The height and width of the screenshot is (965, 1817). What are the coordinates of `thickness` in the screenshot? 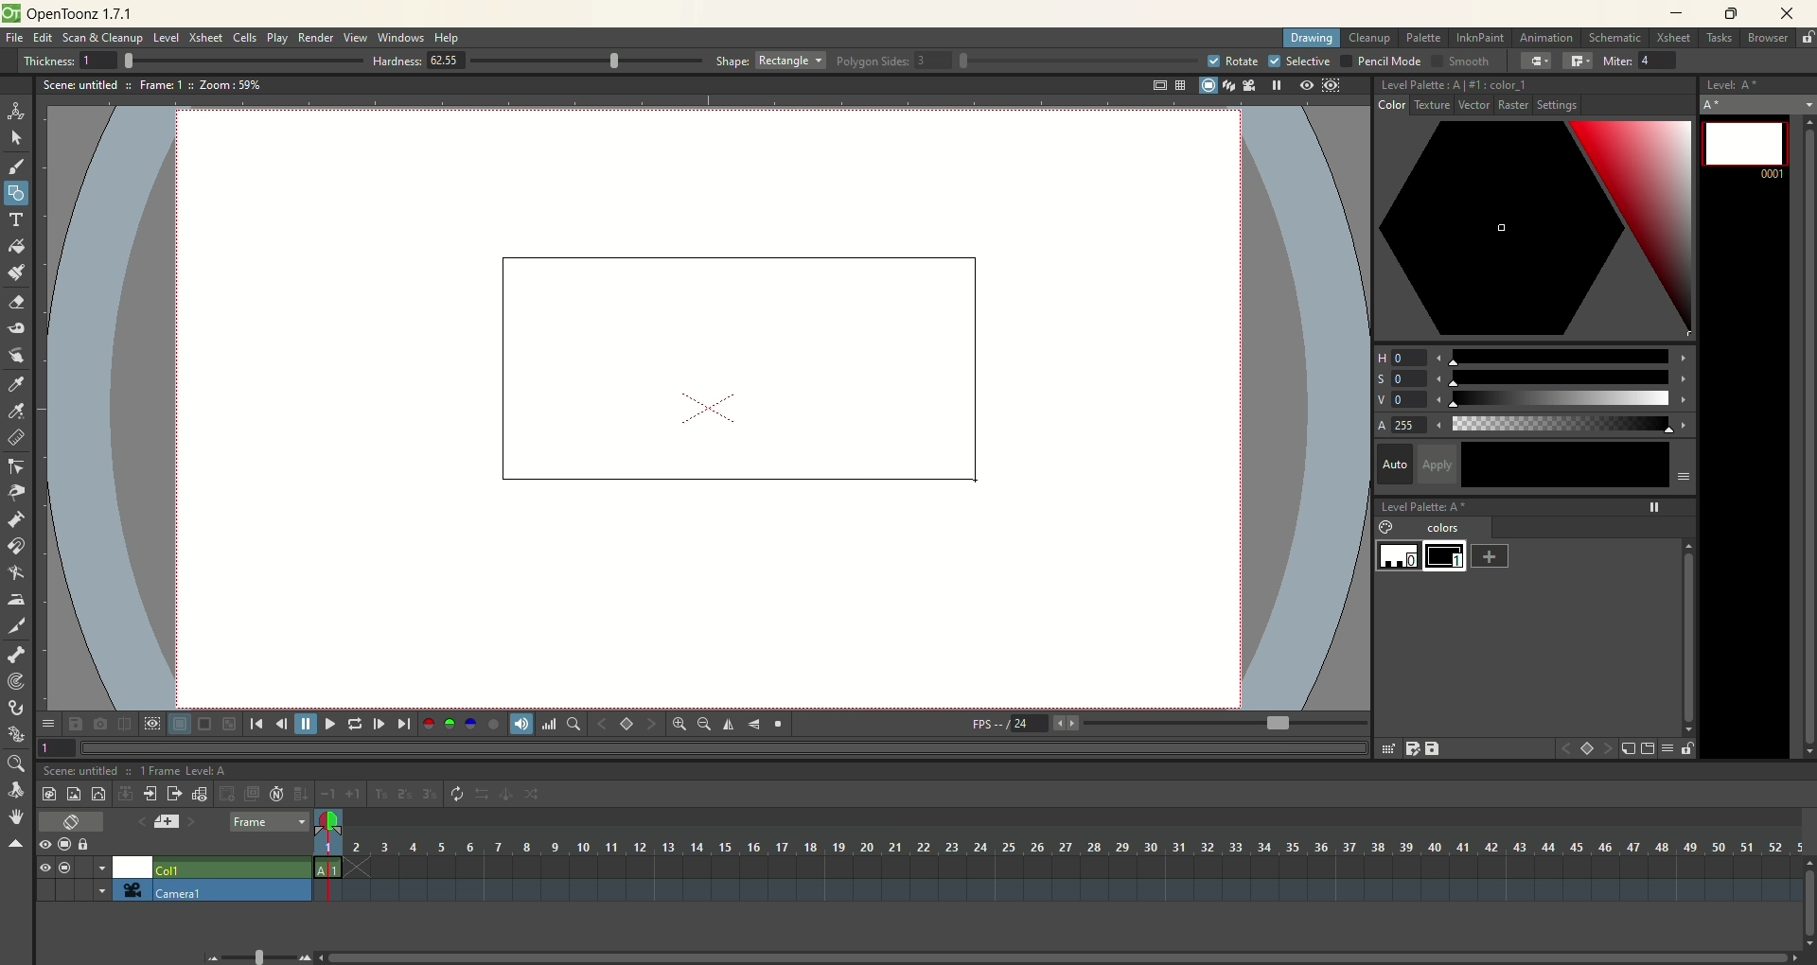 It's located at (185, 60).